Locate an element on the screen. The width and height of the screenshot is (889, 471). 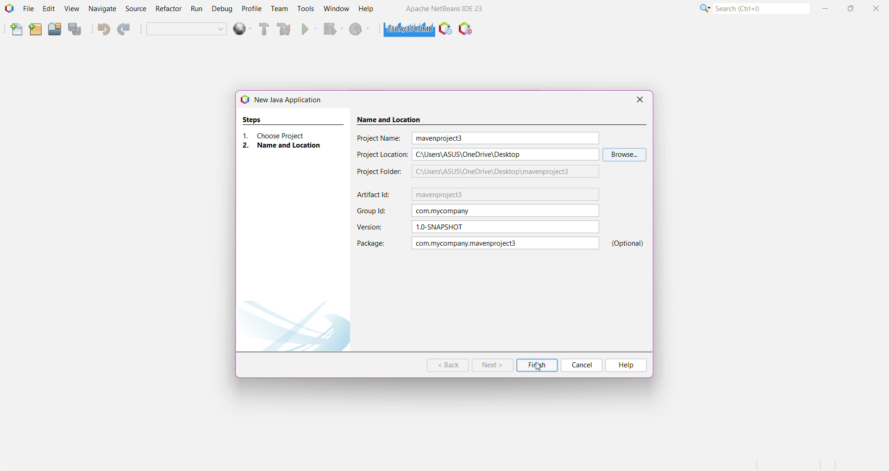
deploy is located at coordinates (241, 30).